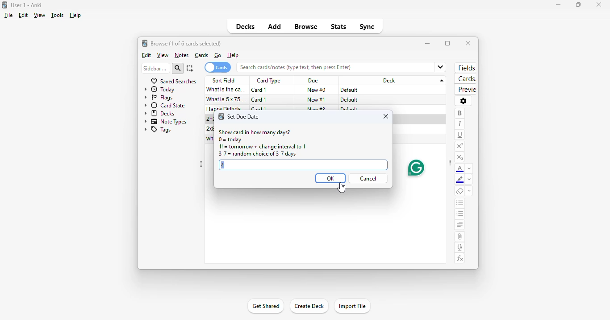  What do you see at coordinates (268, 81) in the screenshot?
I see `card type` at bounding box center [268, 81].